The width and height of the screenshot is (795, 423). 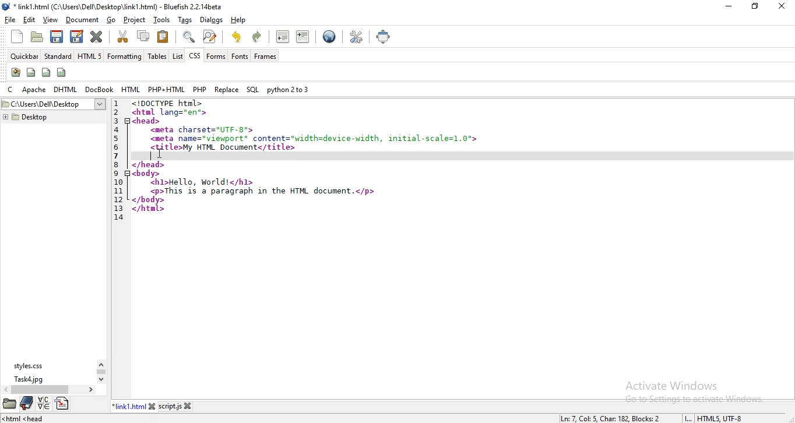 I want to click on 12, so click(x=118, y=200).